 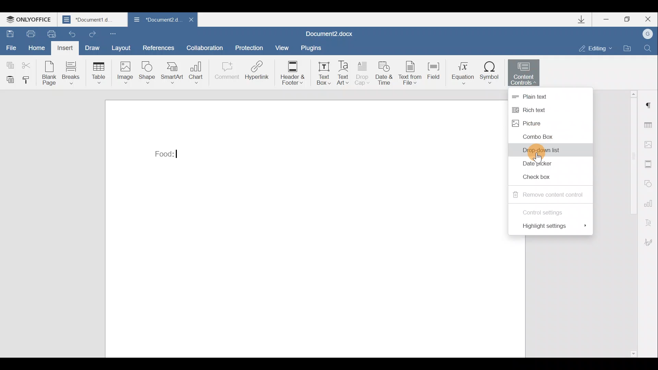 I want to click on Undo, so click(x=73, y=32).